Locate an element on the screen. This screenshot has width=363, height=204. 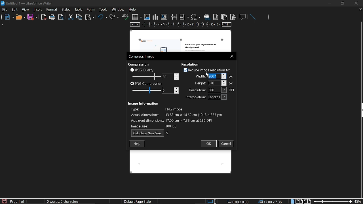
jpeg quality scale is located at coordinates (145, 76).